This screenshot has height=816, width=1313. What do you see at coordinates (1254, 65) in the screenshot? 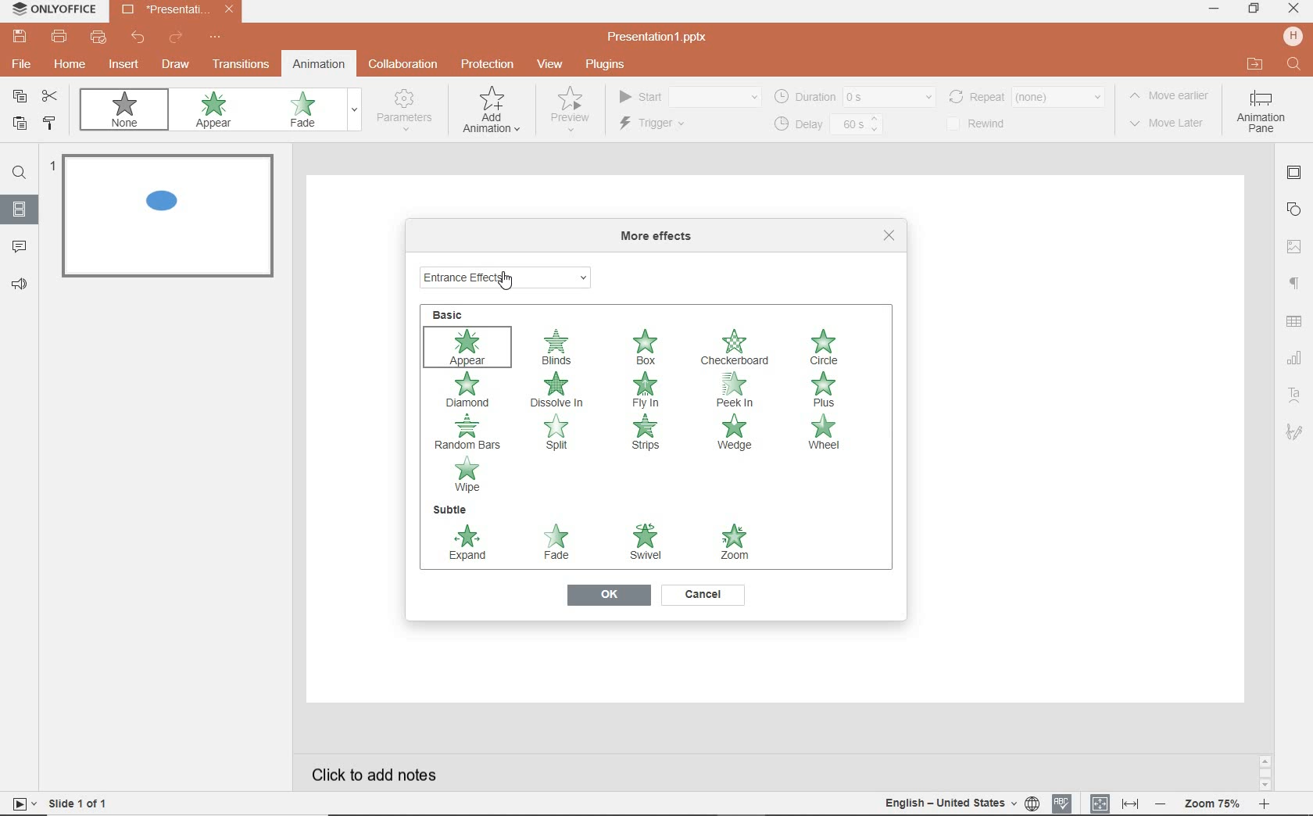
I see `OPEN FILE LOCATION` at bounding box center [1254, 65].